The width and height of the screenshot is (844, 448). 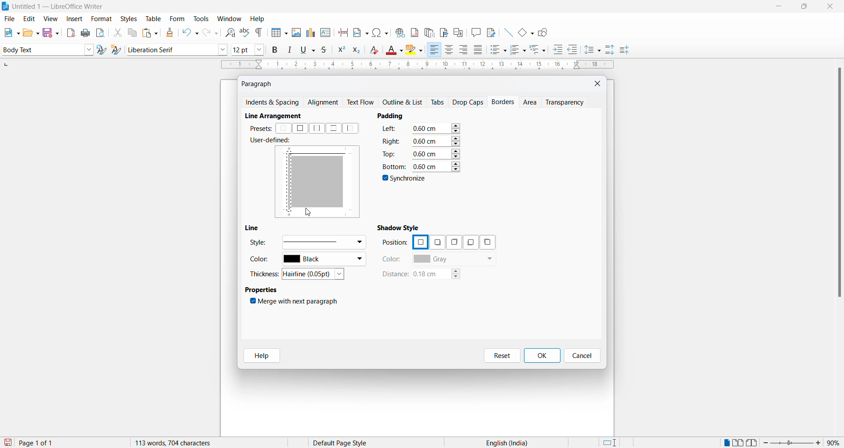 I want to click on zoom percentage, so click(x=835, y=442).